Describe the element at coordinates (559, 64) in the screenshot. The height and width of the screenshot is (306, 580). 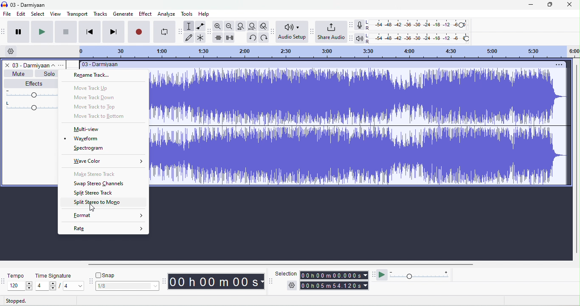
I see `options` at that location.